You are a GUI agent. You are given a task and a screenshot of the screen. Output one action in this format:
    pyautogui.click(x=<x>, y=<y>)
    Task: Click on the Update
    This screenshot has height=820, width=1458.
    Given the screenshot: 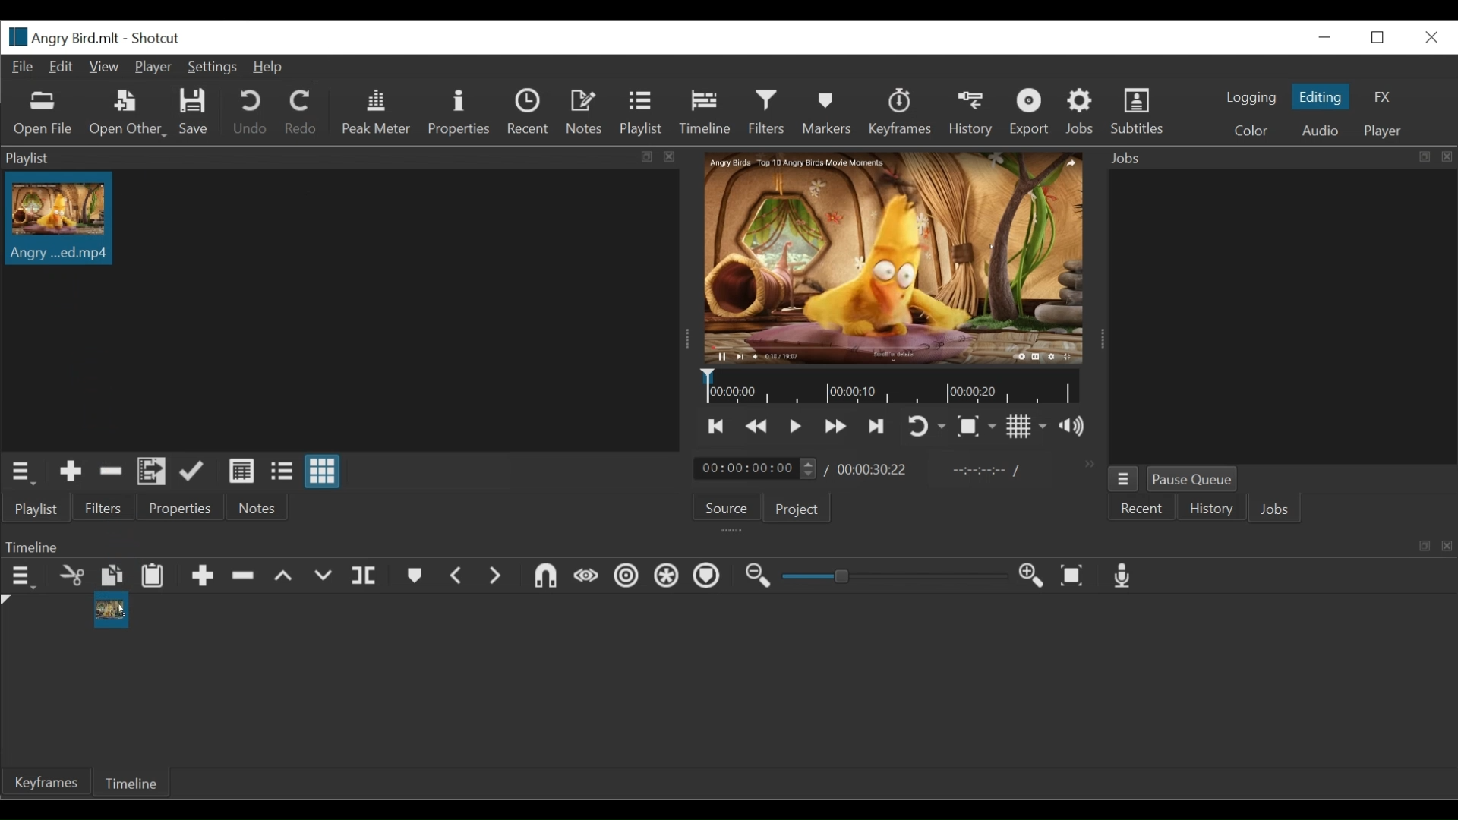 What is the action you would take?
    pyautogui.click(x=193, y=471)
    